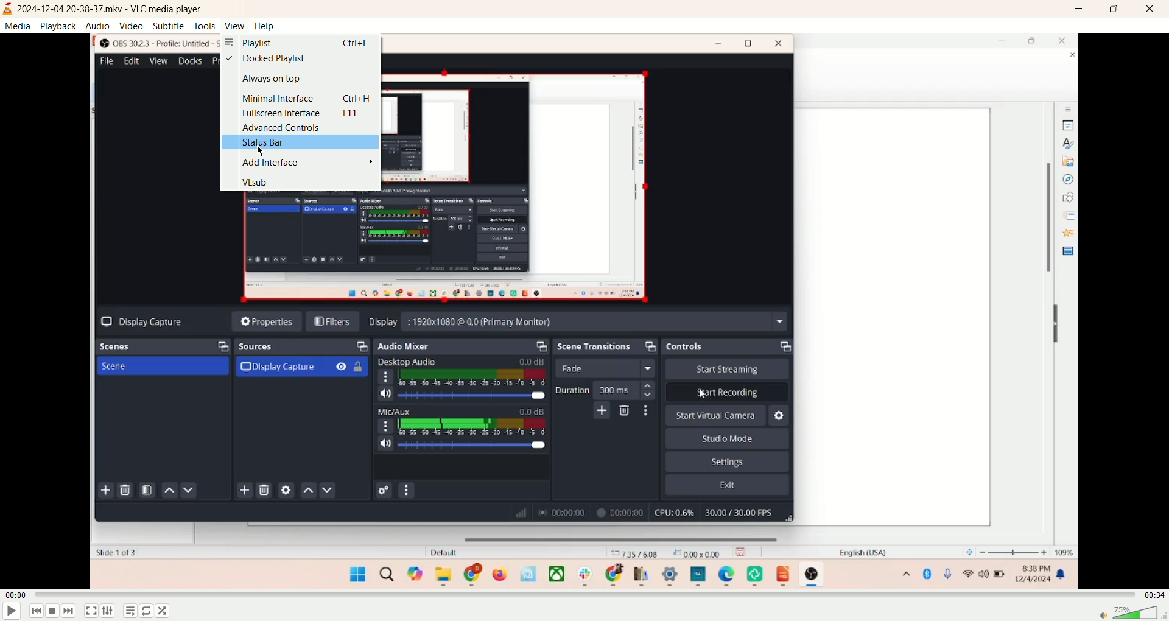  What do you see at coordinates (584, 395) in the screenshot?
I see `main screen` at bounding box center [584, 395].